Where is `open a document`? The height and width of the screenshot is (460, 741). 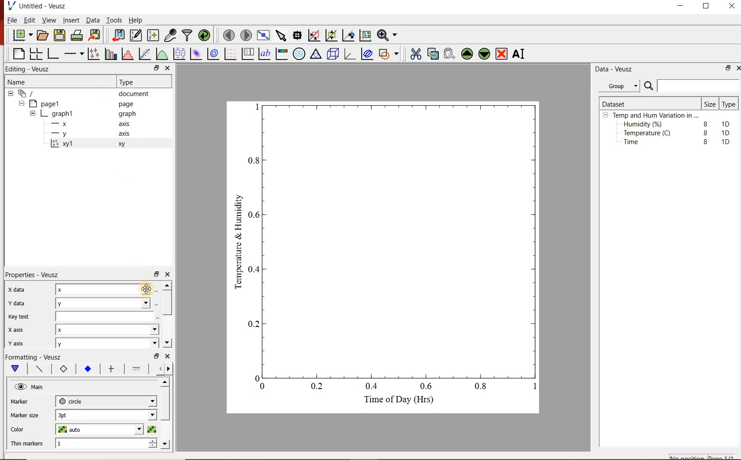
open a document is located at coordinates (43, 36).